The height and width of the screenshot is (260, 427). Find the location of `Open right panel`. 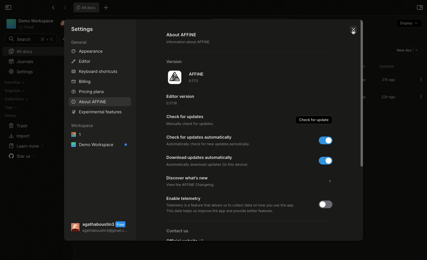

Open right panel is located at coordinates (419, 7).